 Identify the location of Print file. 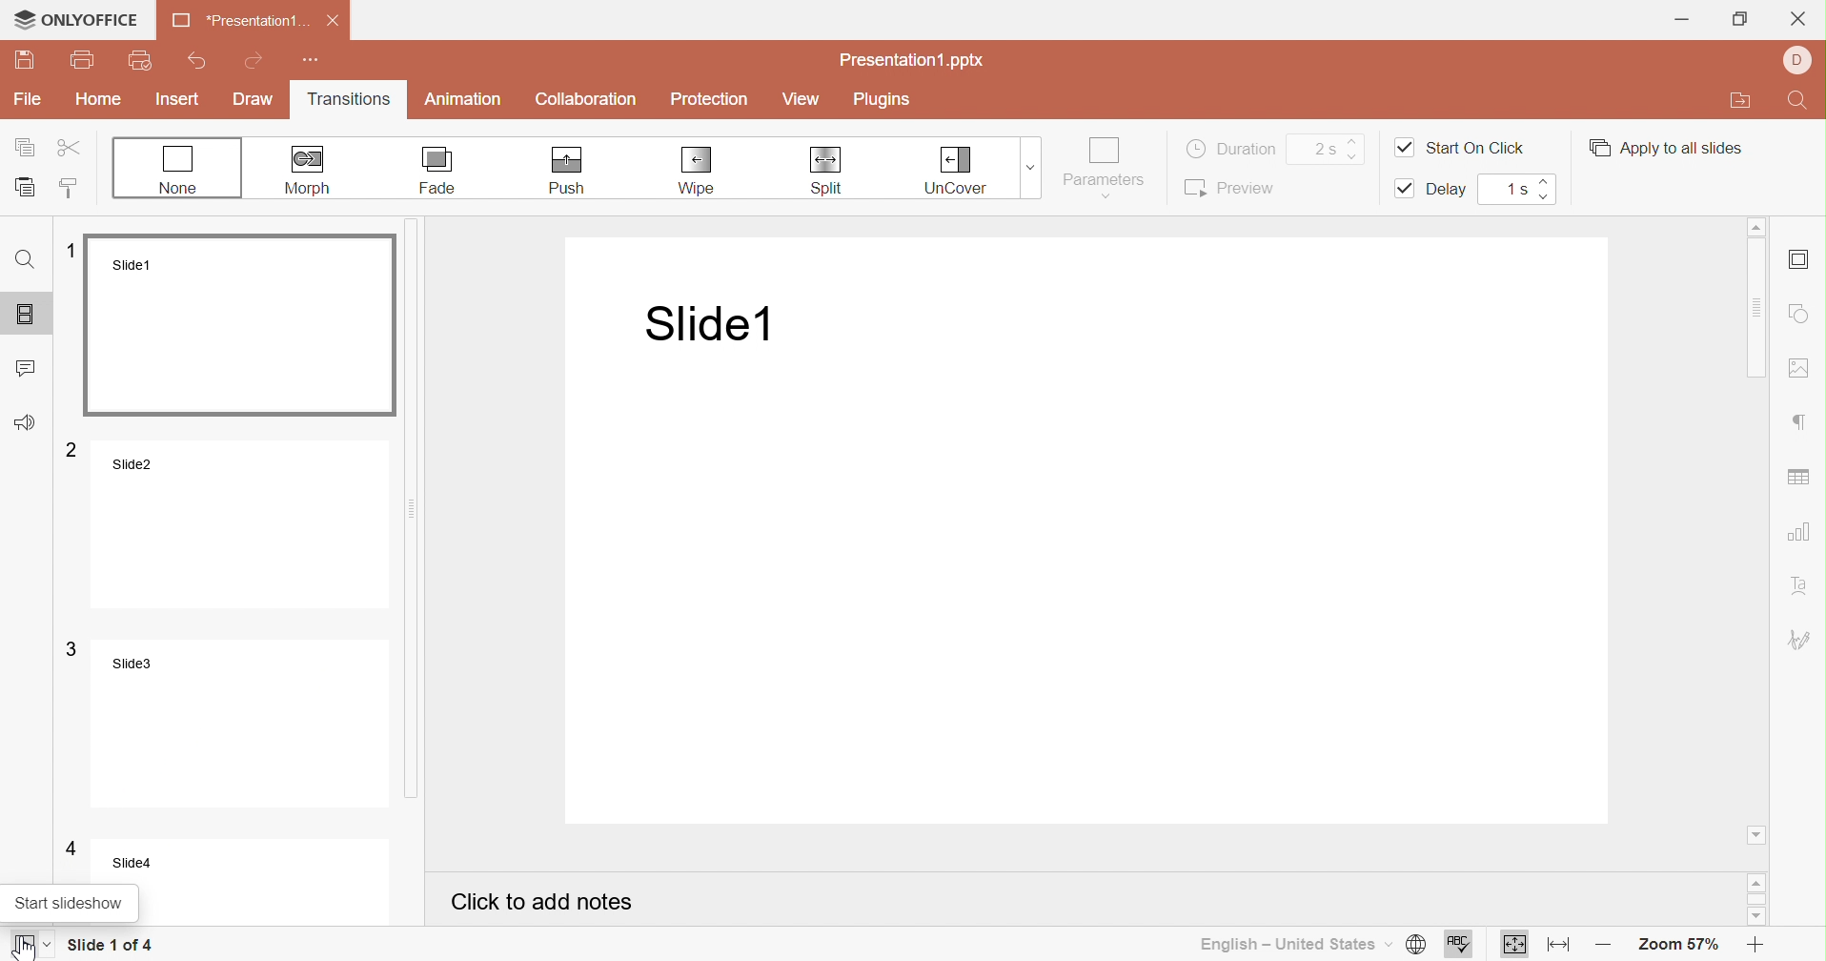
(84, 58).